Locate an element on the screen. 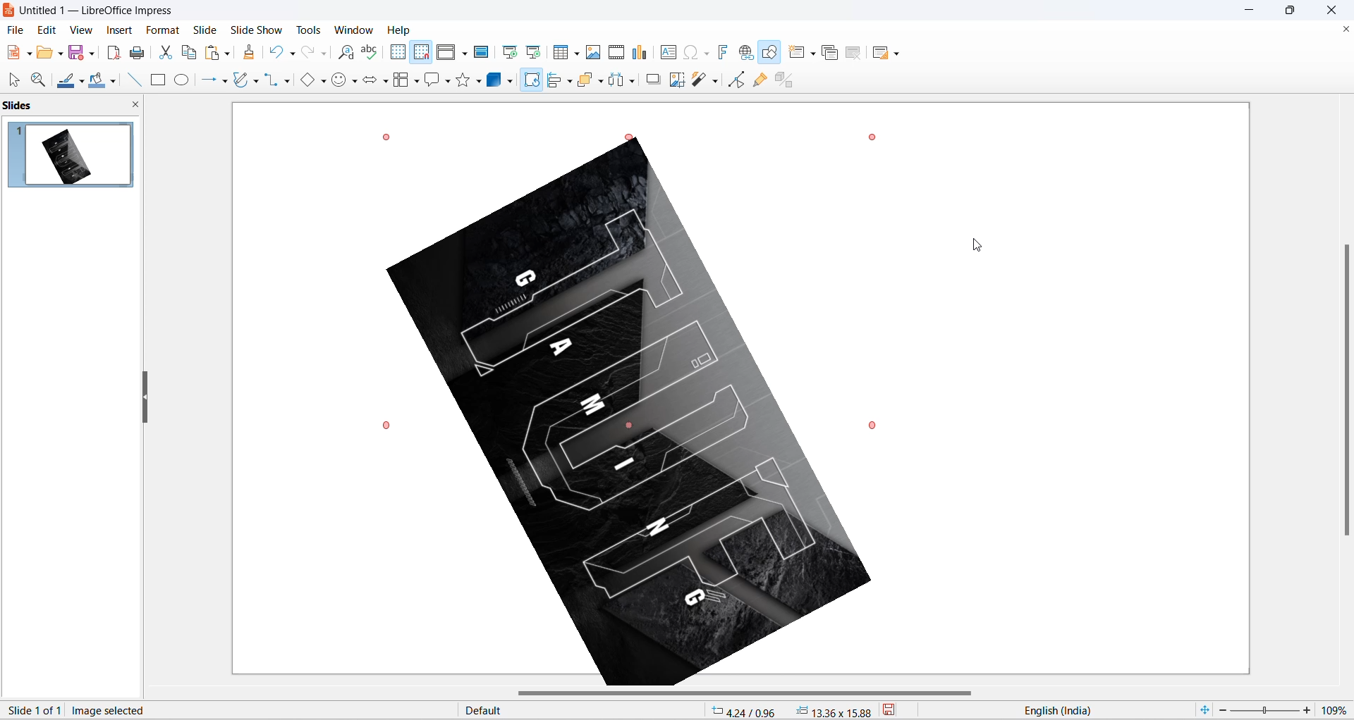 This screenshot has height=720, width=1354. minimize is located at coordinates (1251, 11).